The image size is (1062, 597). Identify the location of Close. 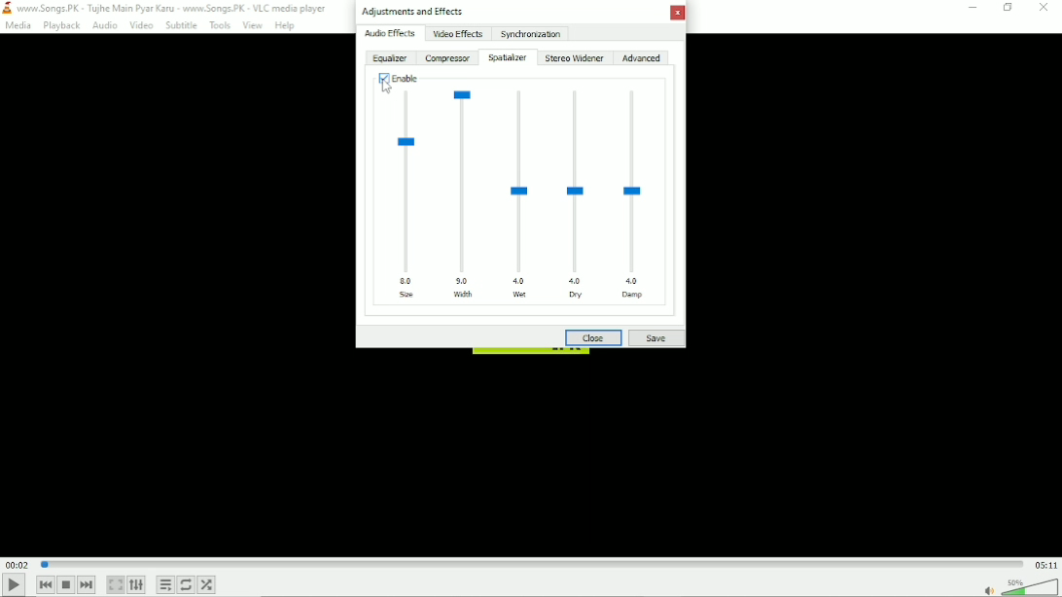
(594, 338).